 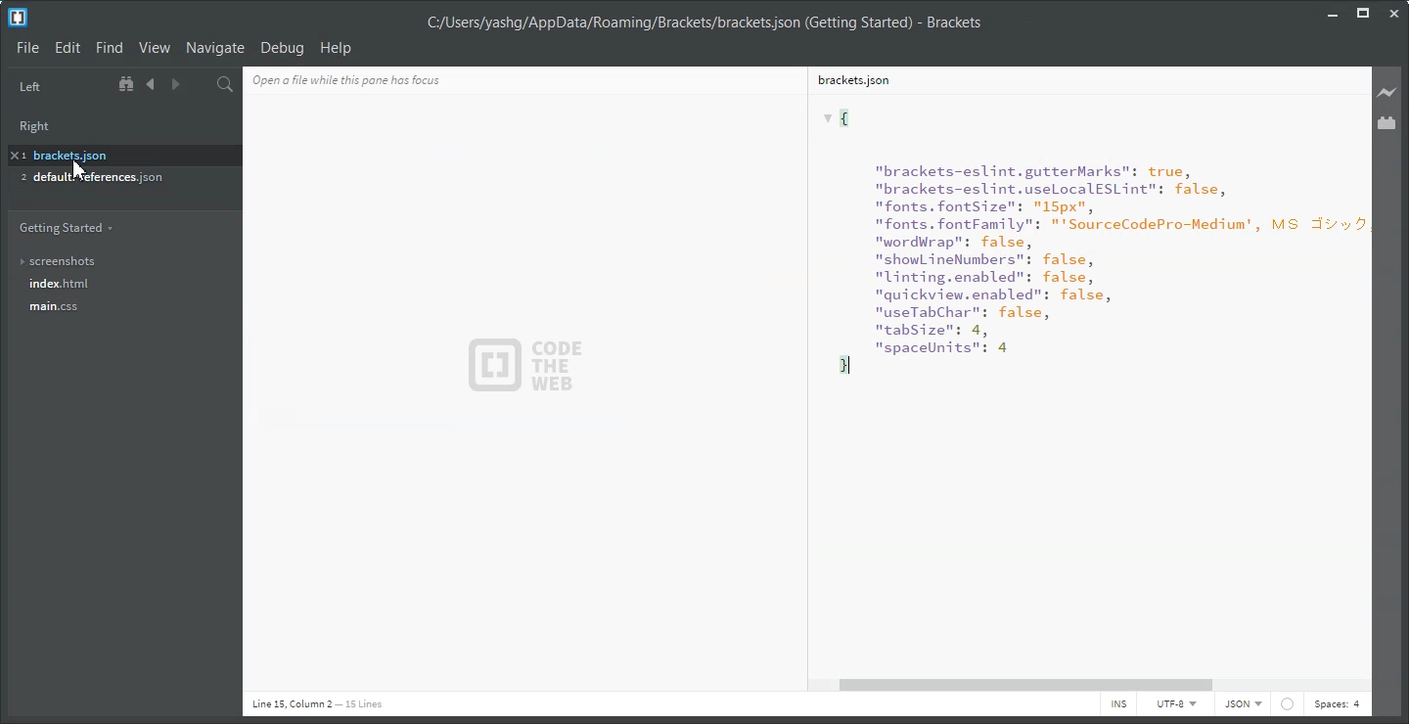 What do you see at coordinates (41, 123) in the screenshot?
I see `Right Panel` at bounding box center [41, 123].